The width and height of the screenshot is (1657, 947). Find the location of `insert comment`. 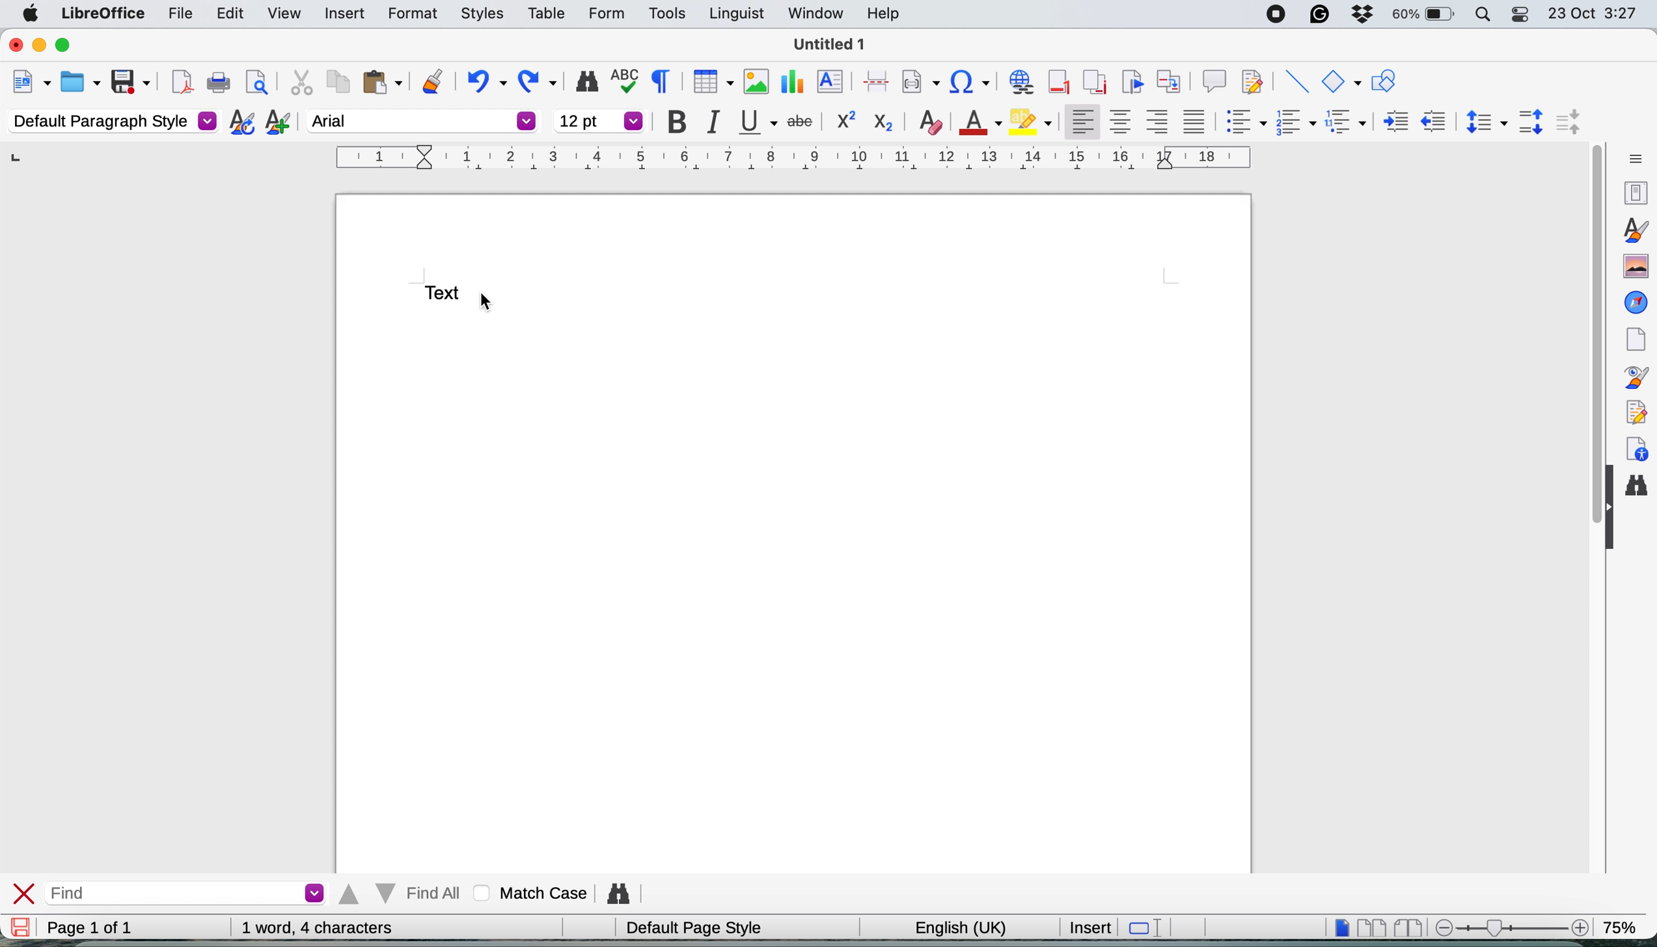

insert comment is located at coordinates (1213, 82).